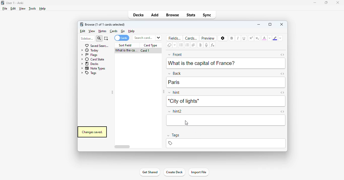  I want to click on text highlighting color, so click(275, 38).